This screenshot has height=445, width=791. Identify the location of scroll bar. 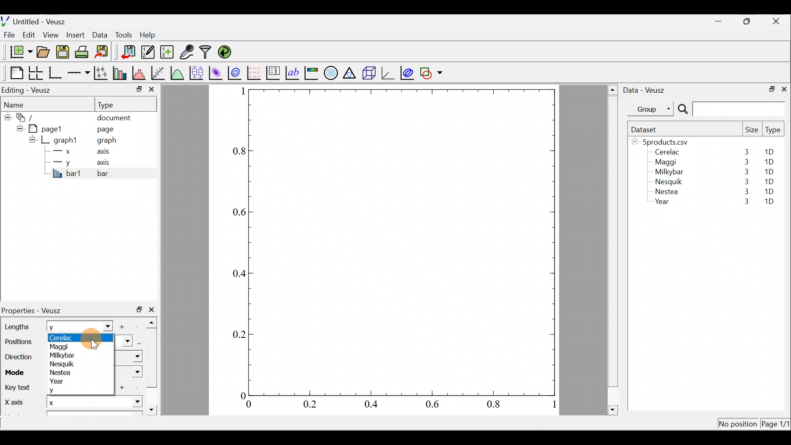
(613, 248).